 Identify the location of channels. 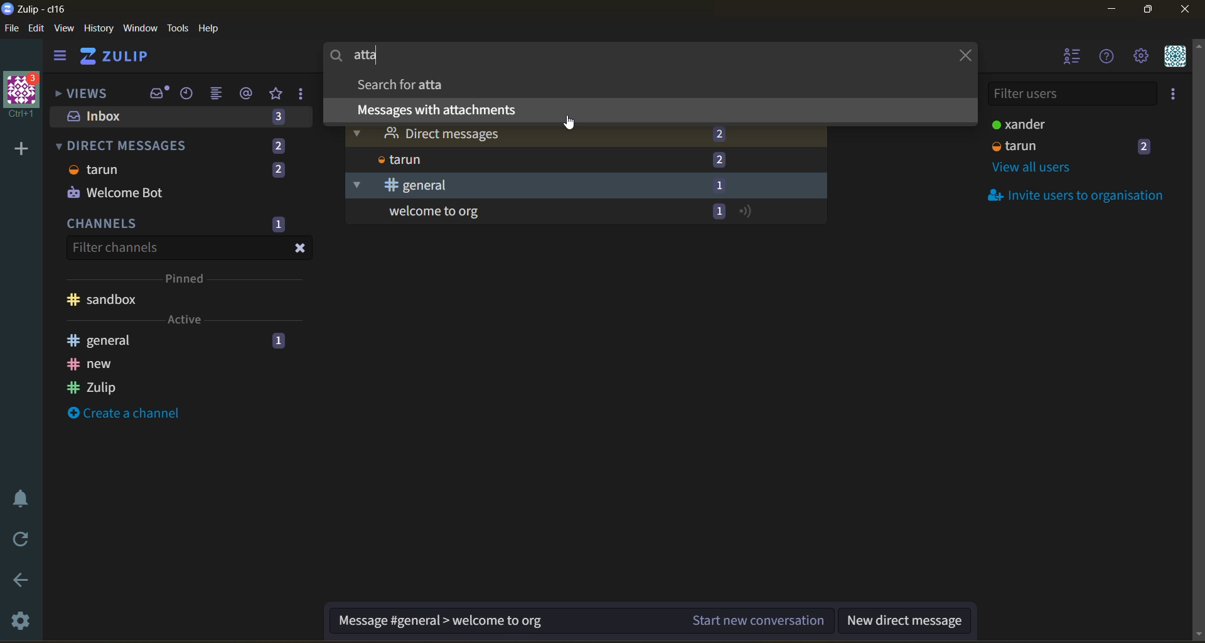
(104, 223).